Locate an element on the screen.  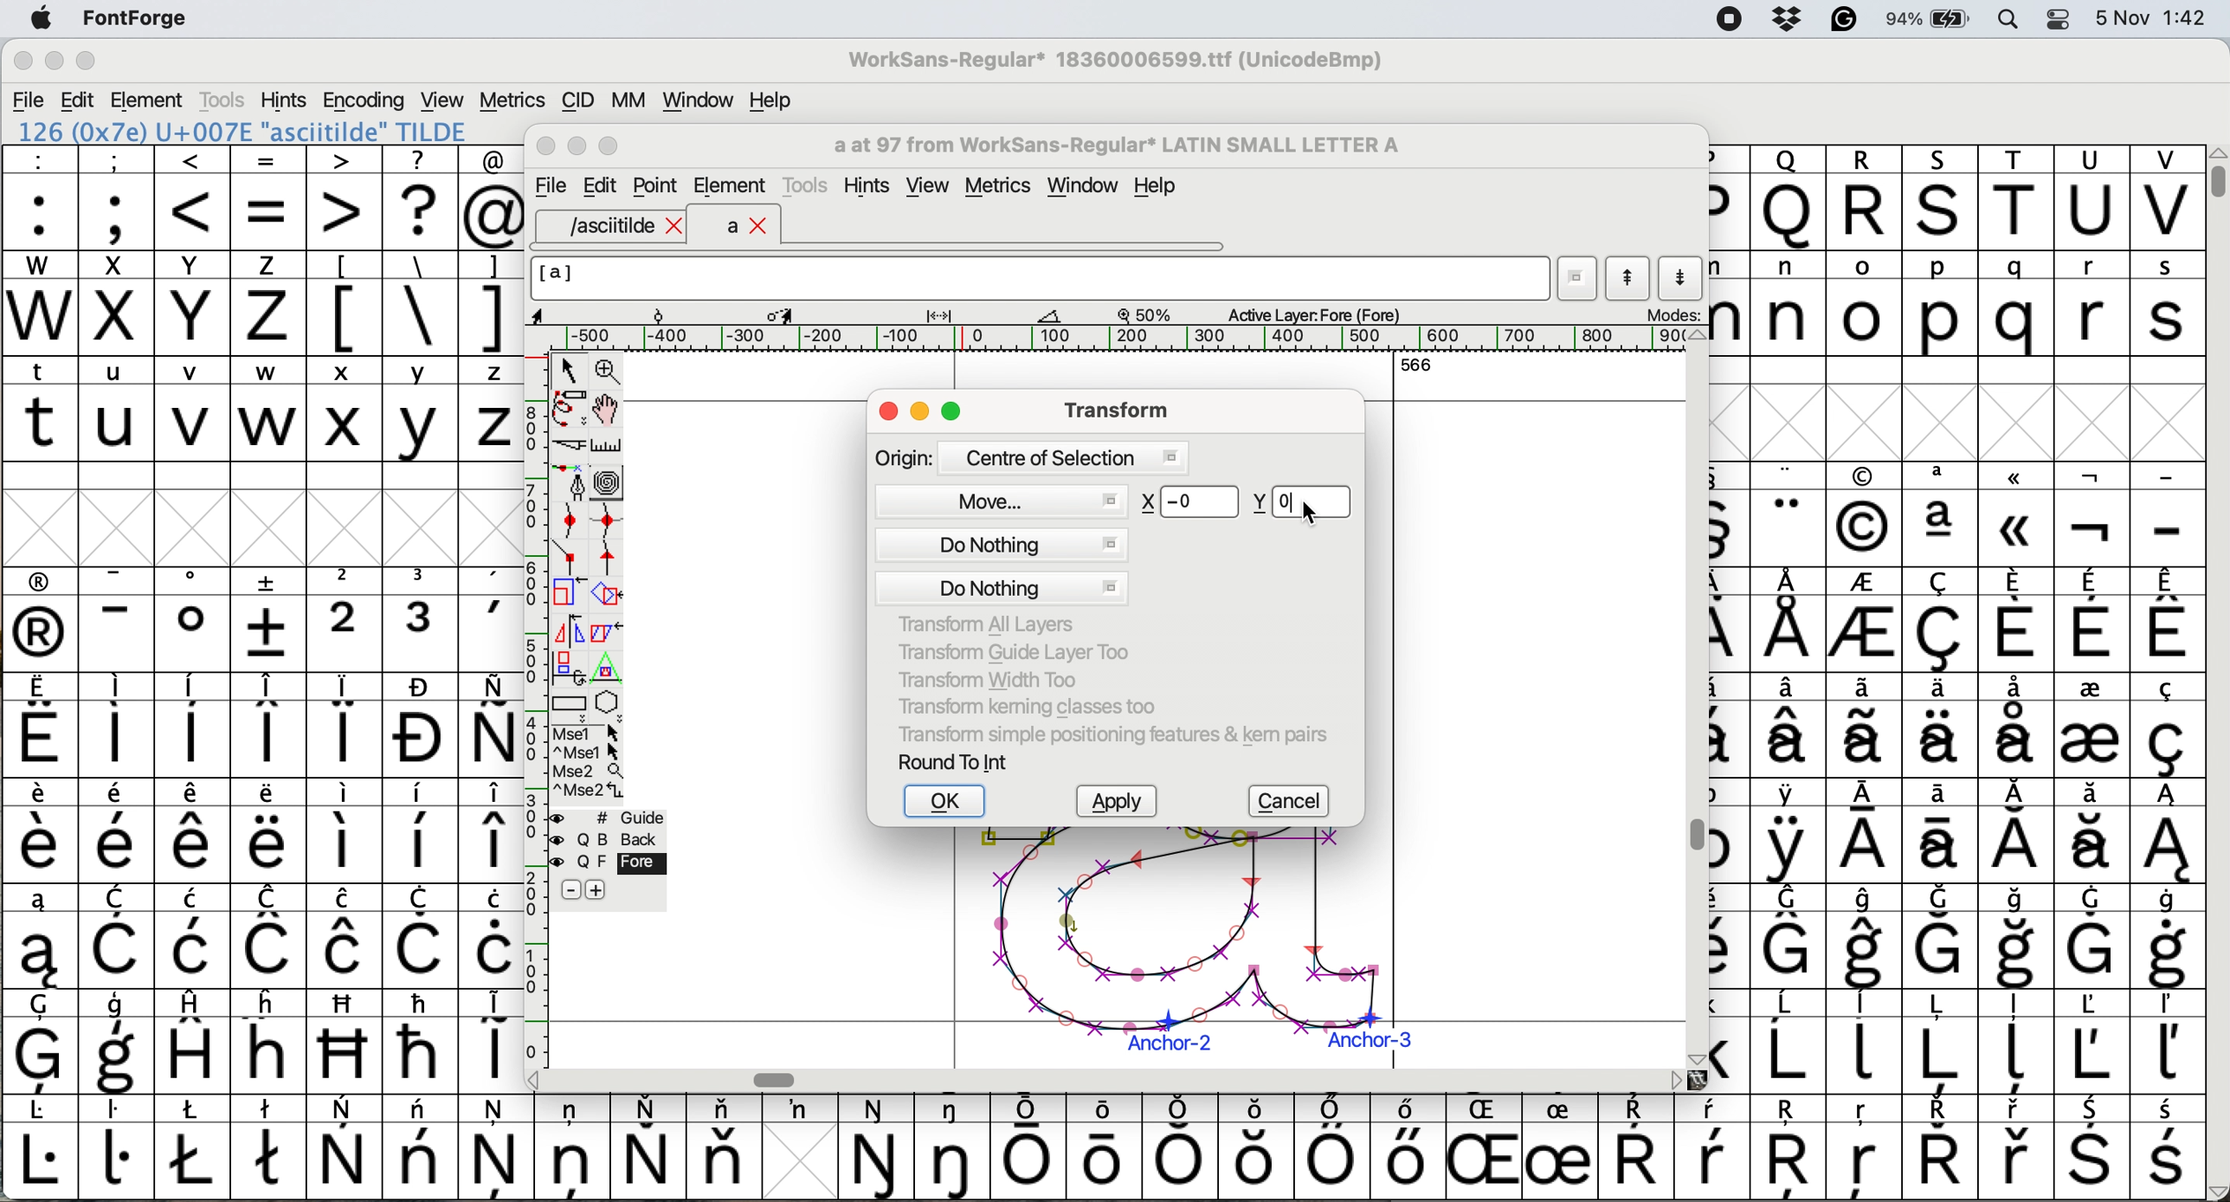
Help is located at coordinates (1155, 188).